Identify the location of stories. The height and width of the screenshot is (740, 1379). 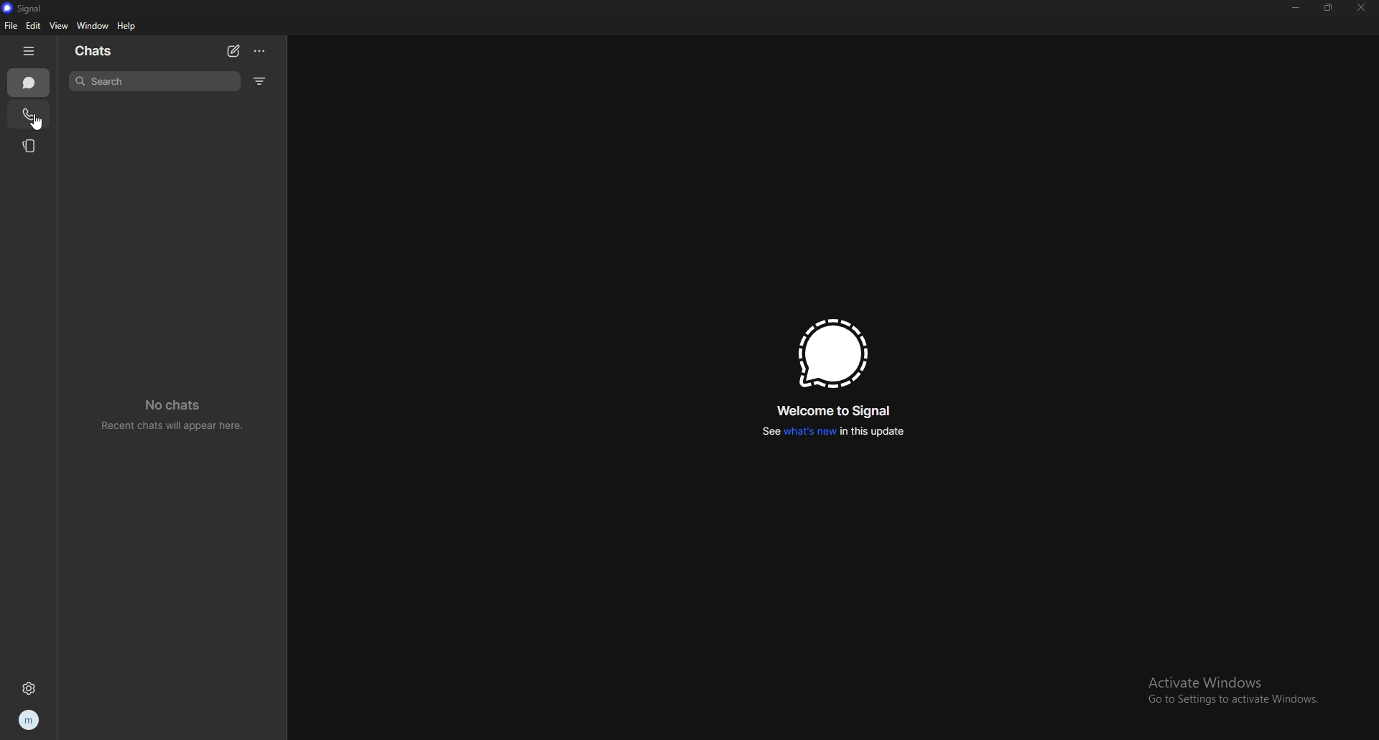
(30, 144).